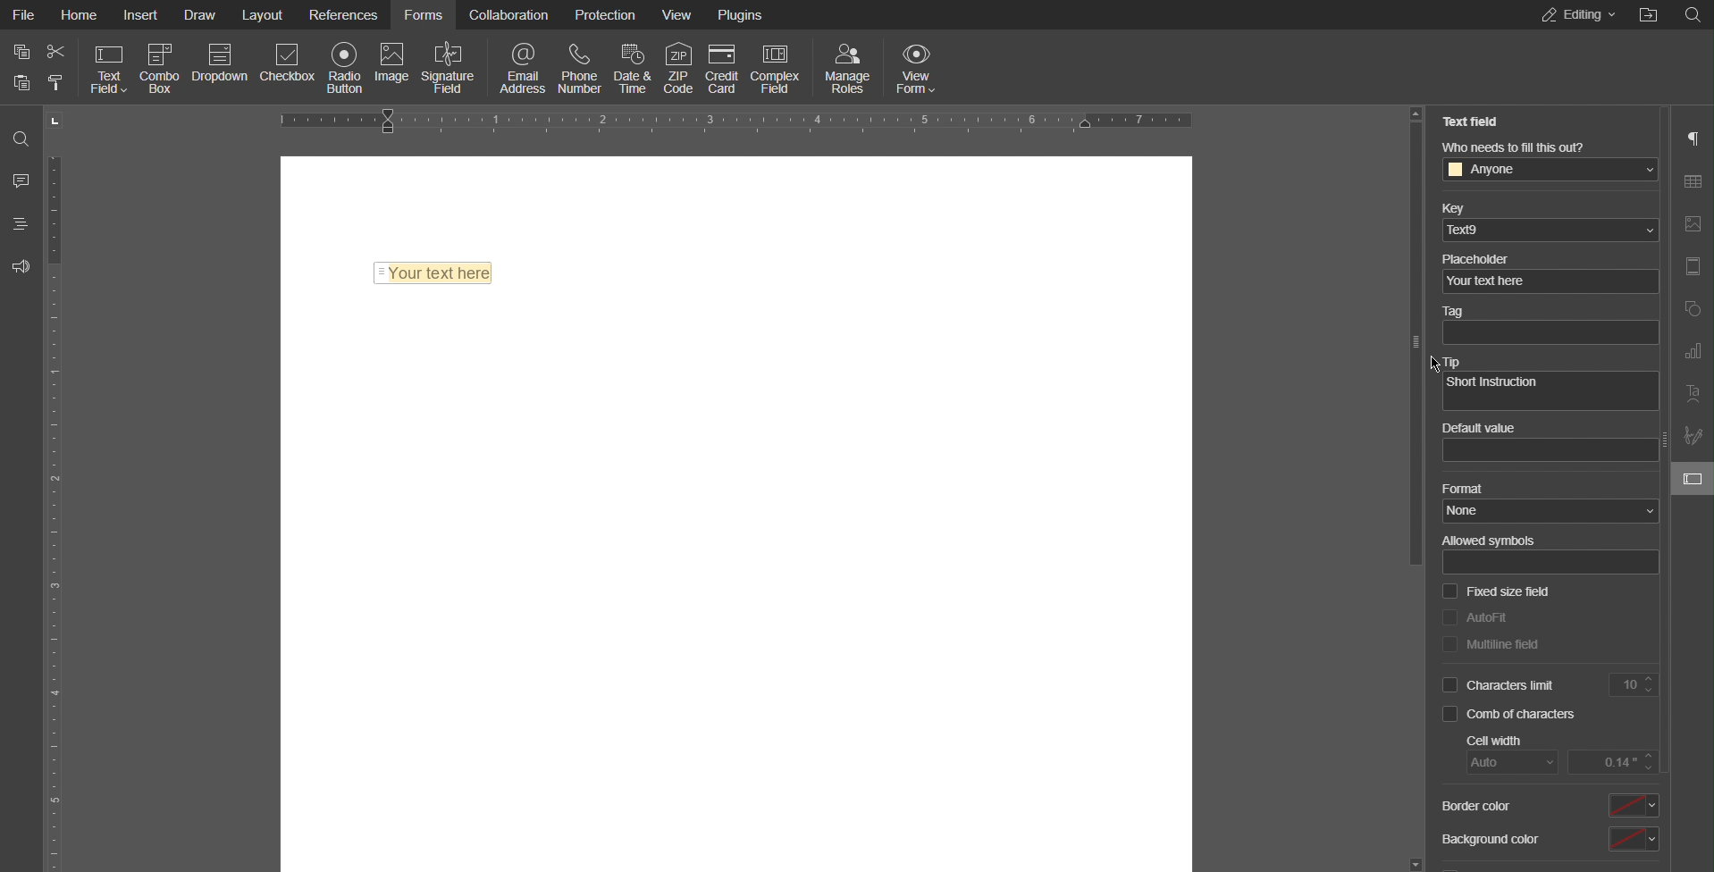 This screenshot has width=1714, height=872. I want to click on Signature, so click(1693, 435).